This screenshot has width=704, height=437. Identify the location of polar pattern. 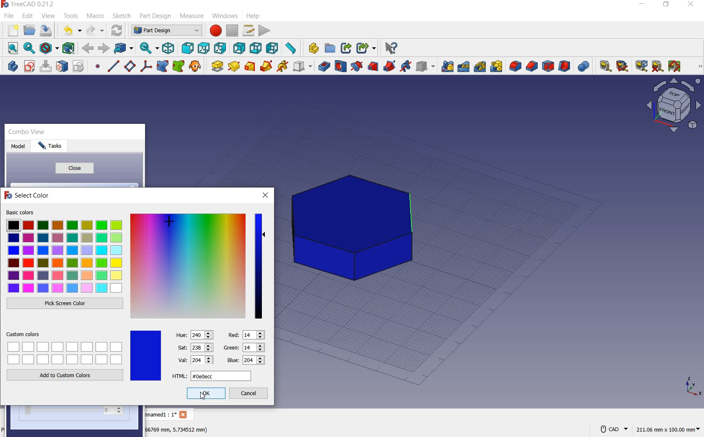
(480, 66).